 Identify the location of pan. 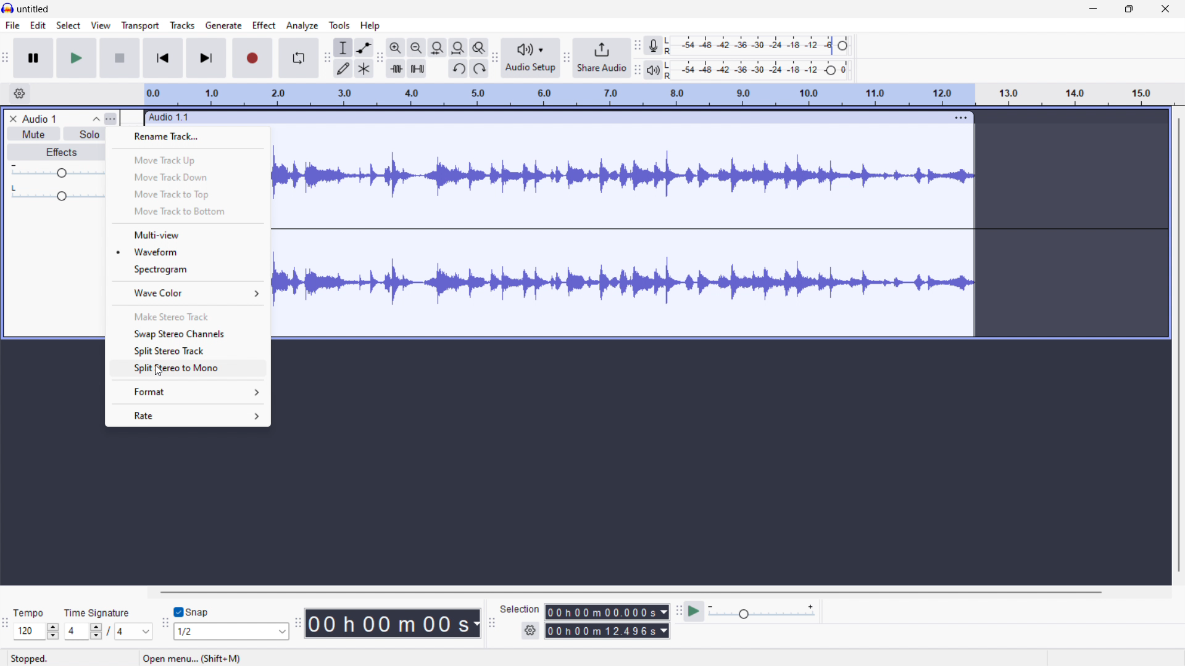
(57, 194).